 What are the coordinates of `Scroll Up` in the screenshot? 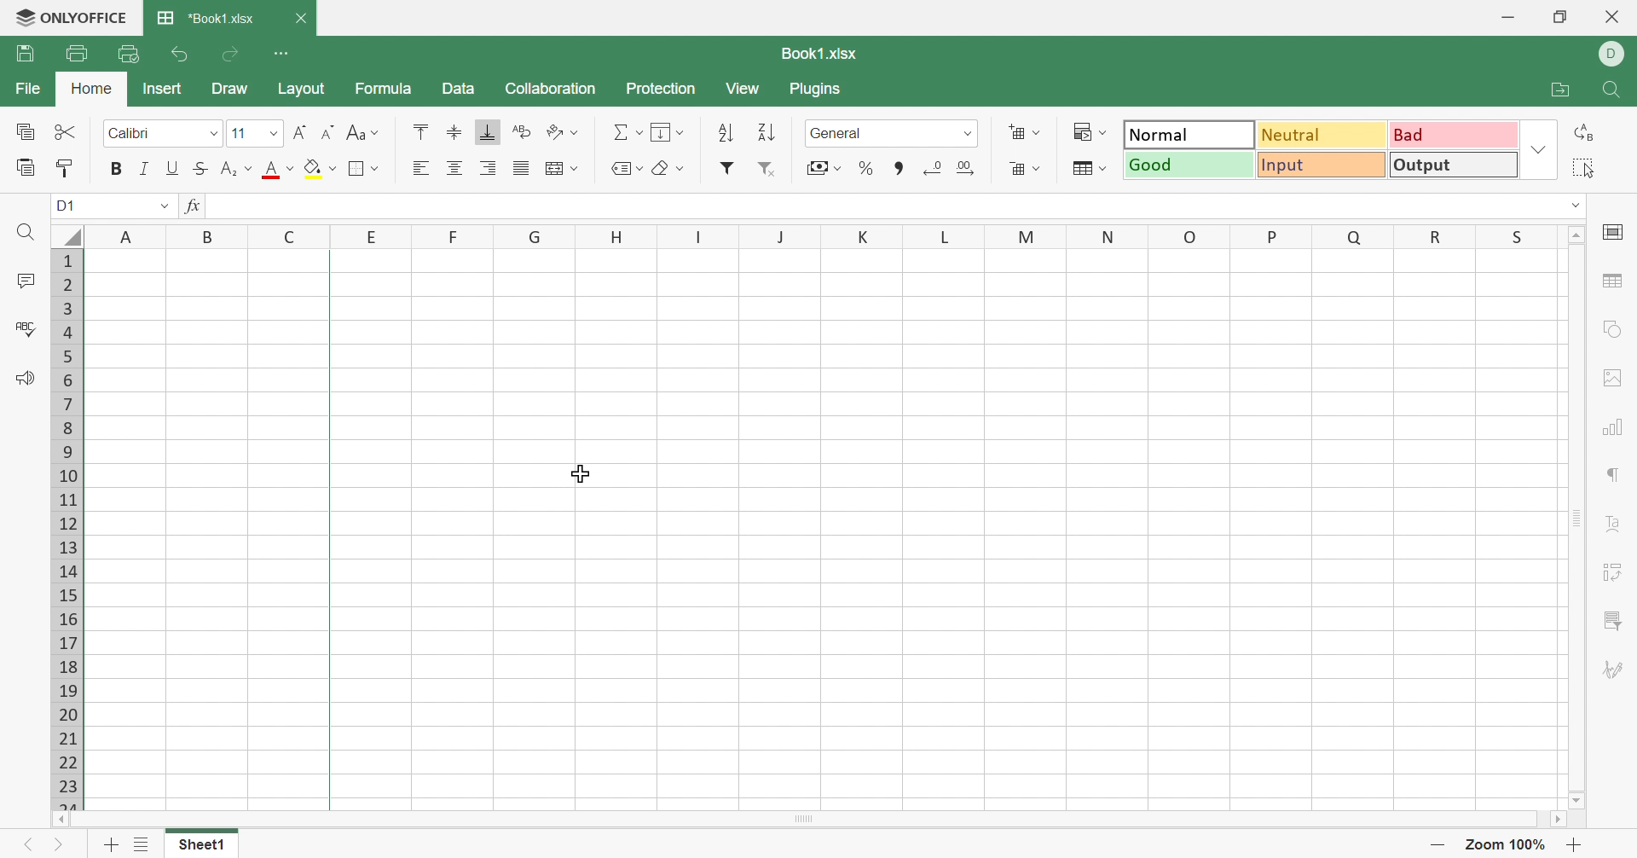 It's located at (1576, 235).